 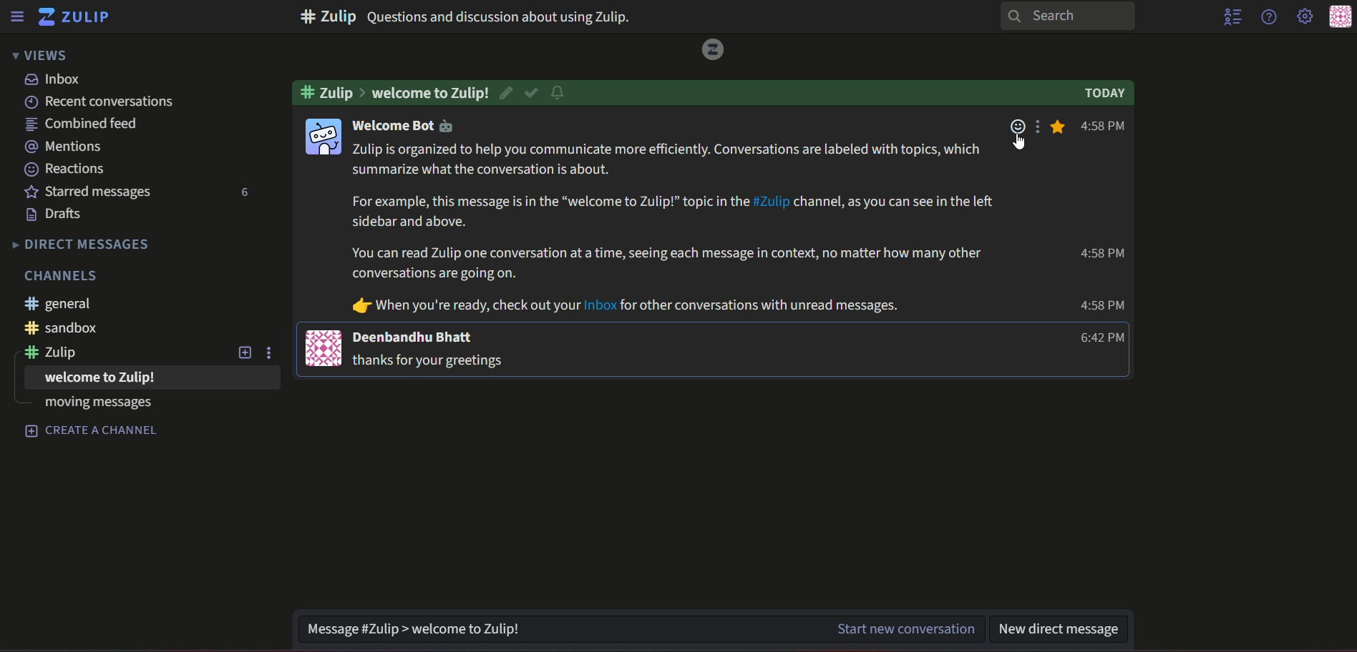 What do you see at coordinates (548, 627) in the screenshot?
I see `Message #Zulip> welcome to Zulip!` at bounding box center [548, 627].